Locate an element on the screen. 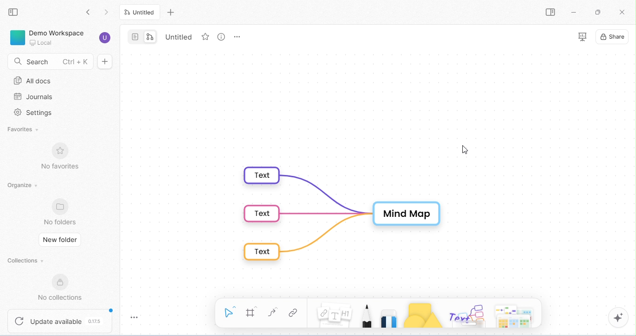 The image size is (636, 336). open sidebar is located at coordinates (553, 13).